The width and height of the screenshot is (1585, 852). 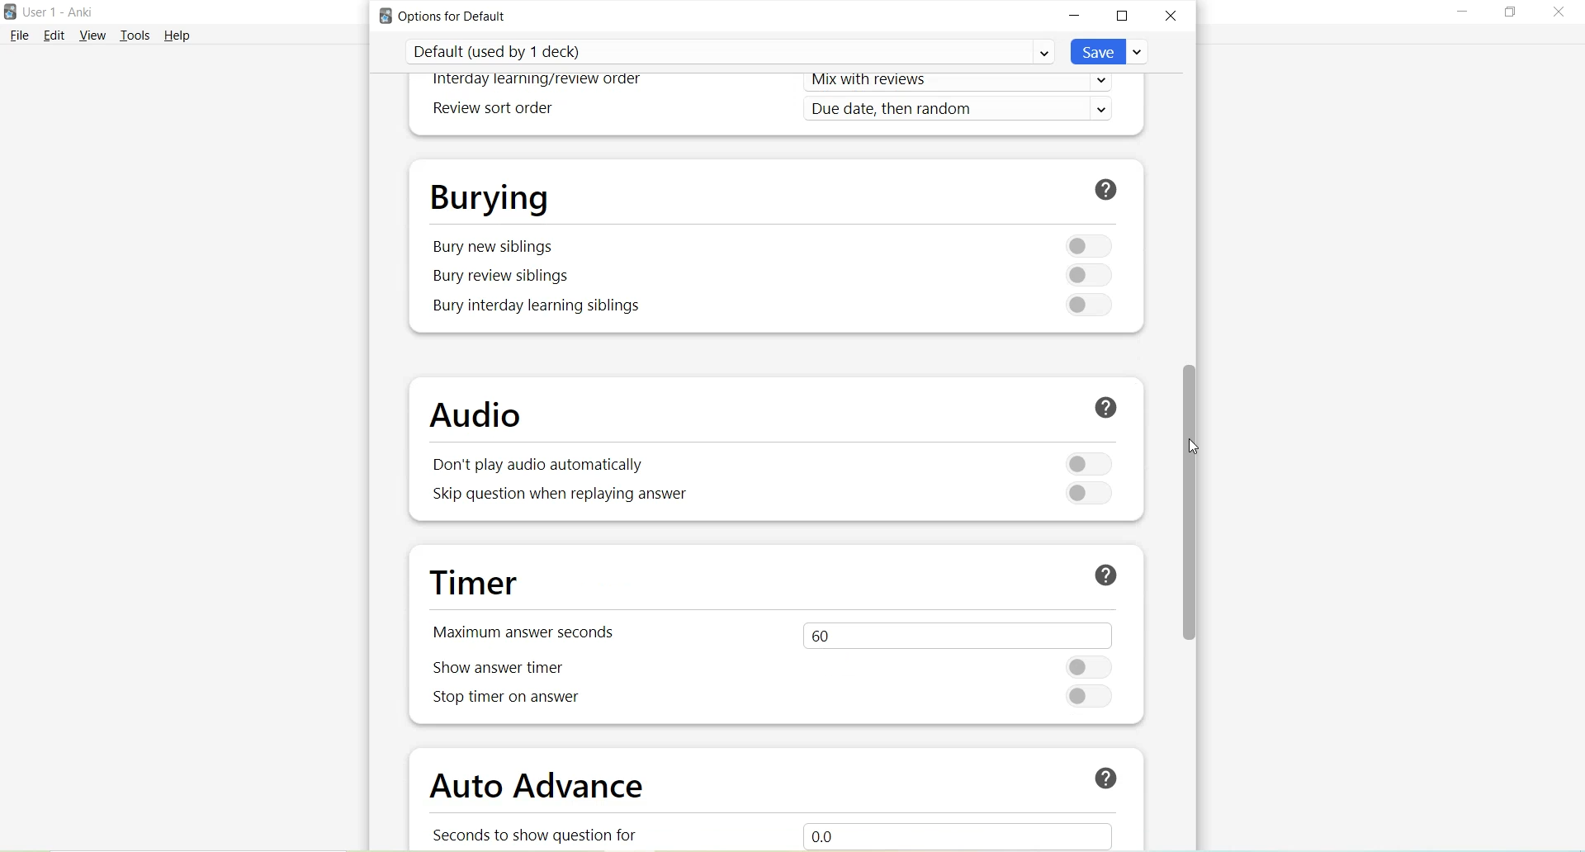 What do you see at coordinates (504, 277) in the screenshot?
I see `Bury review siblings` at bounding box center [504, 277].